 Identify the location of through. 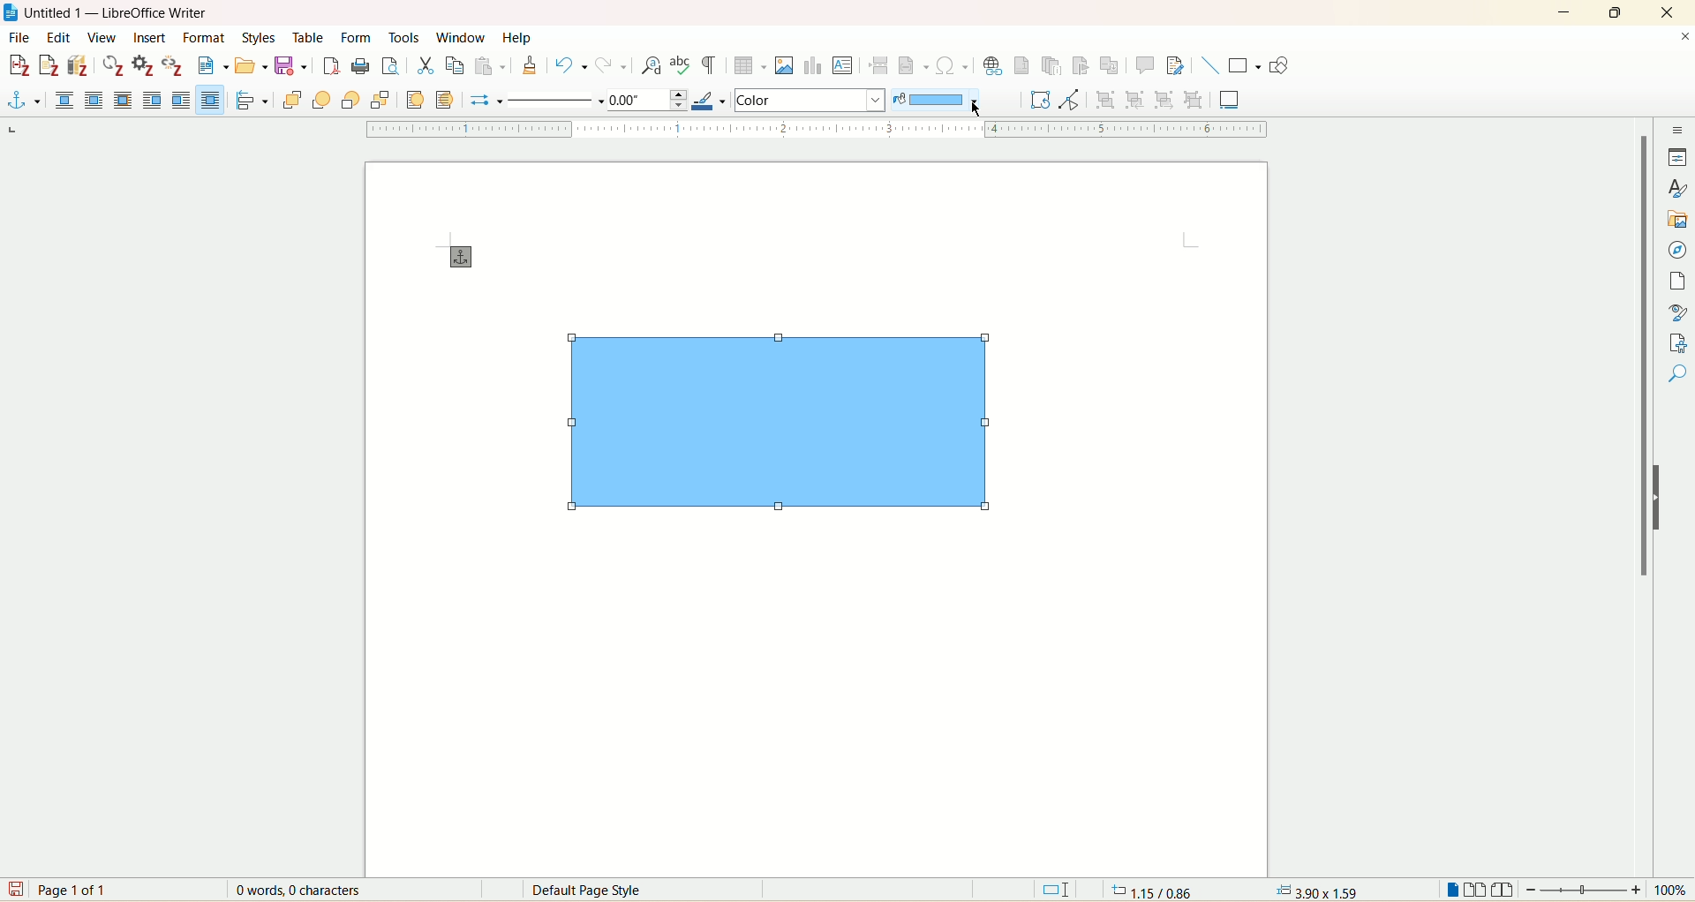
(210, 100).